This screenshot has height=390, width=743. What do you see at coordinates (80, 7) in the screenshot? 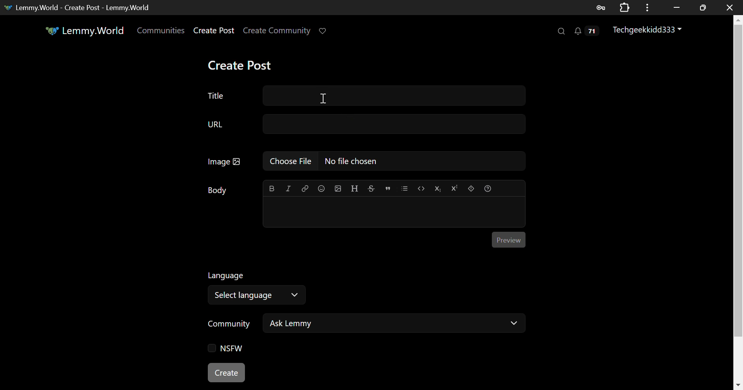
I see `Lemmy.World - Create Post - Lemmy.World` at bounding box center [80, 7].